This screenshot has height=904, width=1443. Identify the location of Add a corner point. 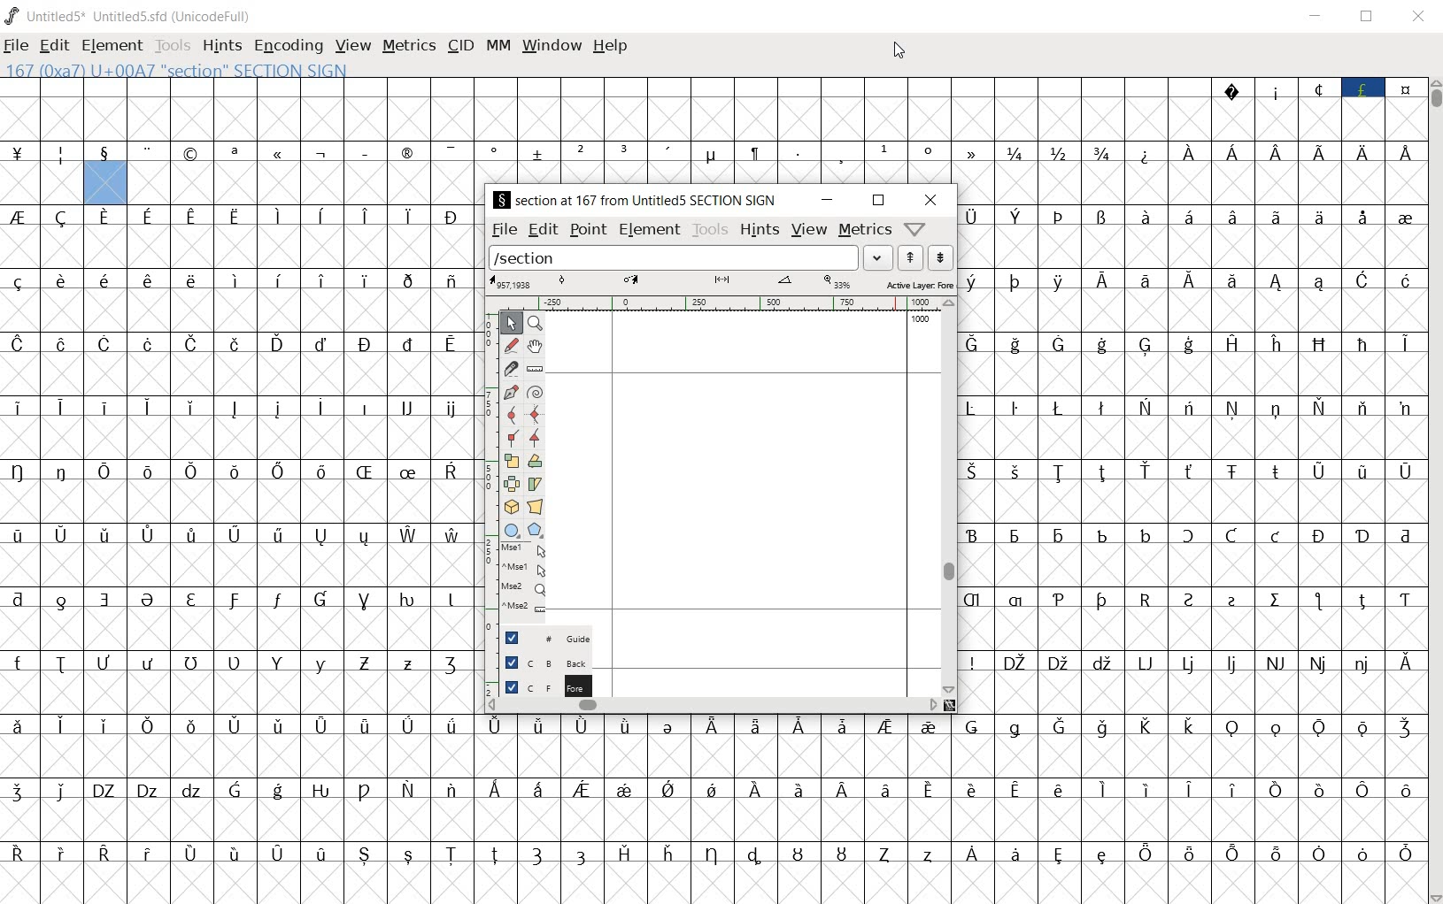
(533, 438).